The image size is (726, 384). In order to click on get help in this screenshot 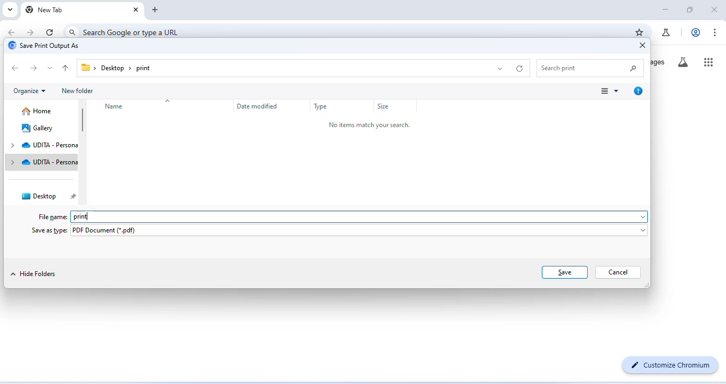, I will do `click(638, 90)`.